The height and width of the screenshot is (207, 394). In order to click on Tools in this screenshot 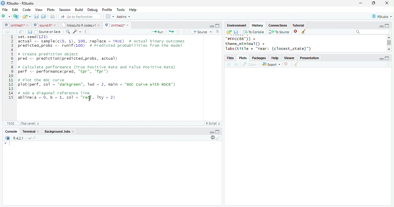, I will do `click(121, 10)`.